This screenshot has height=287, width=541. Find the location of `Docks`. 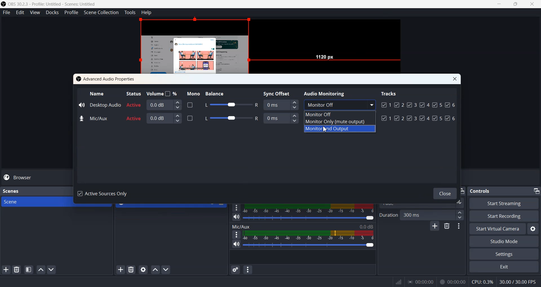

Docks is located at coordinates (52, 13).